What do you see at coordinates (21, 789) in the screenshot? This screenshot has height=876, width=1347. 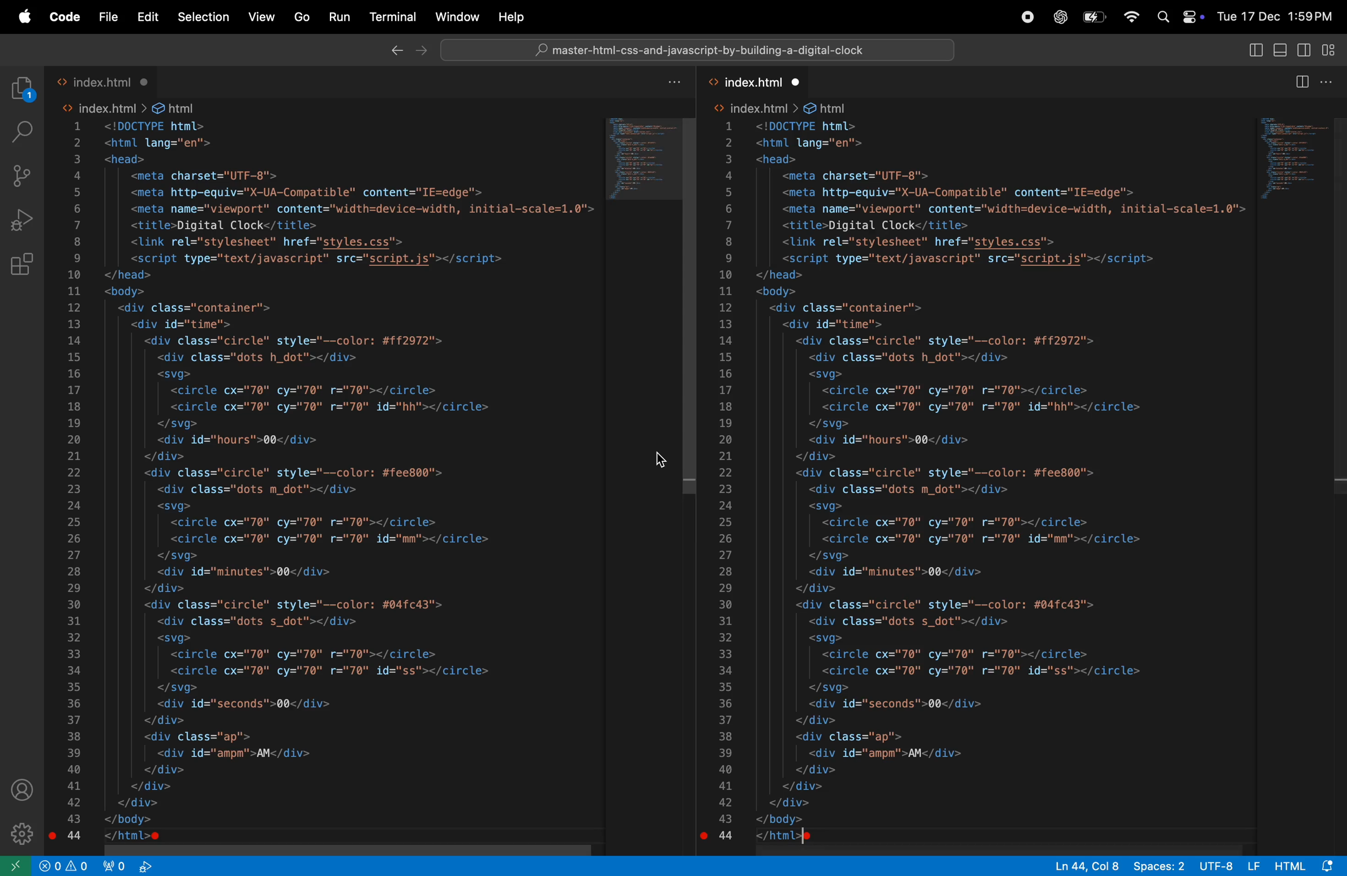 I see `profile` at bounding box center [21, 789].